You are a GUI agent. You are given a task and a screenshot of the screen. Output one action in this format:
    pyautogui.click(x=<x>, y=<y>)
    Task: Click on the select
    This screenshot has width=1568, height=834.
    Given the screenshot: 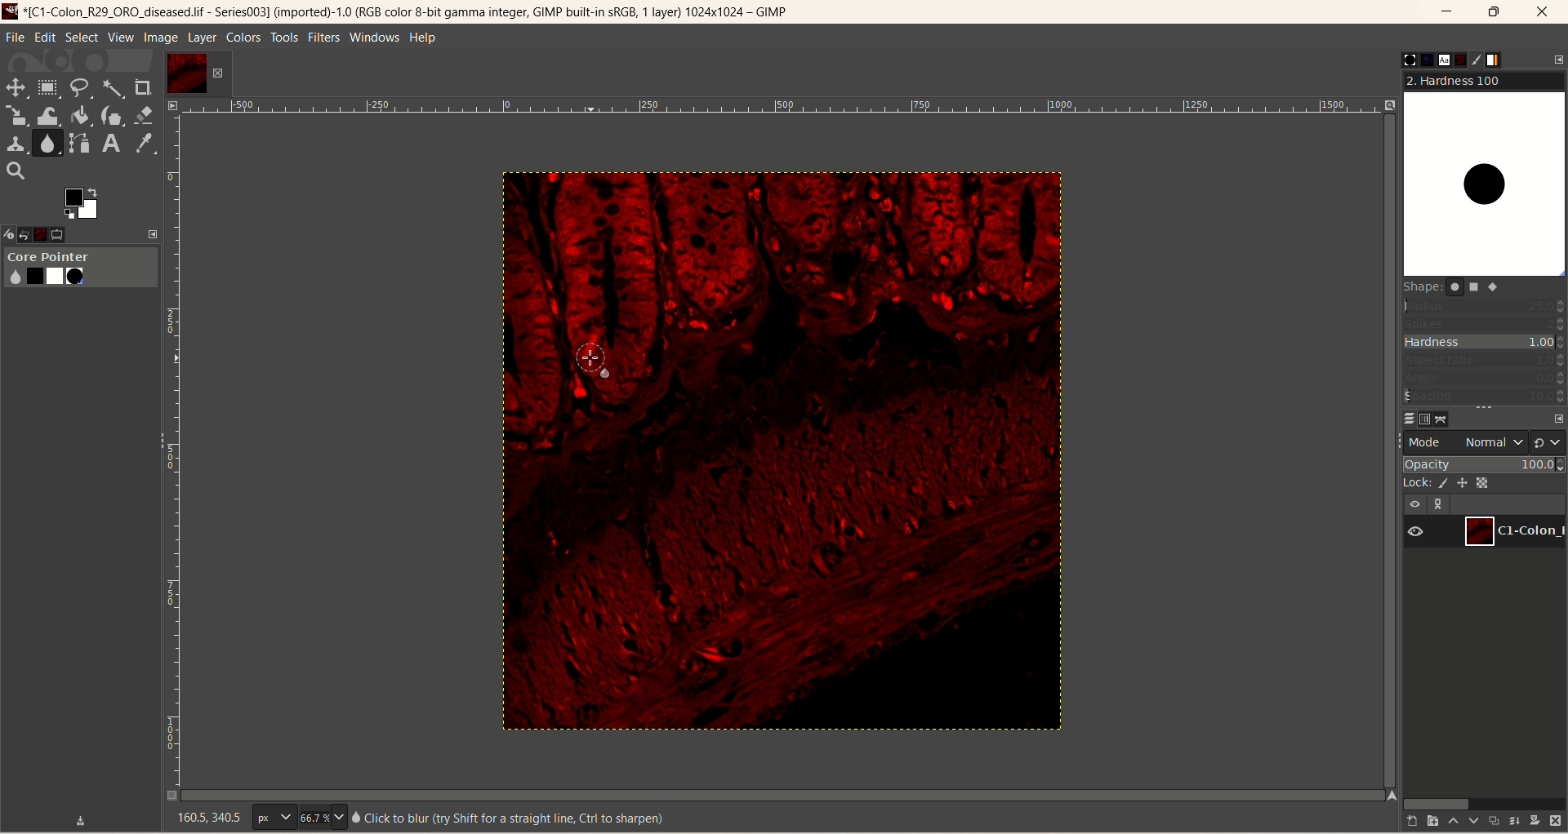 What is the action you would take?
    pyautogui.click(x=82, y=38)
    